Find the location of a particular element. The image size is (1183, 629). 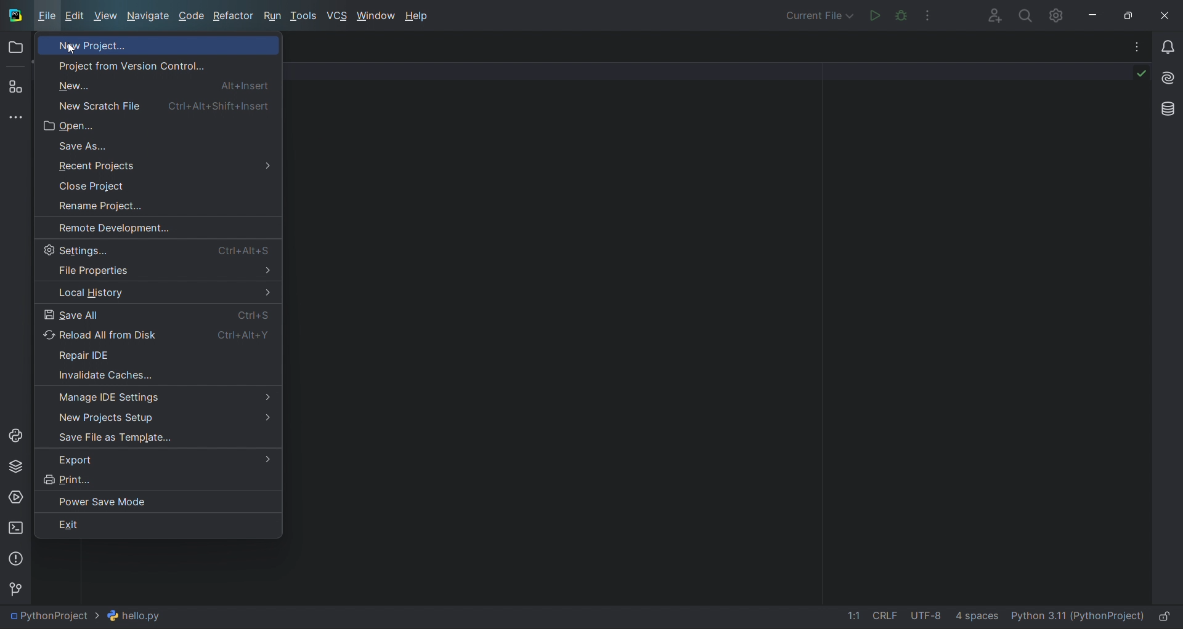

run is located at coordinates (273, 17).